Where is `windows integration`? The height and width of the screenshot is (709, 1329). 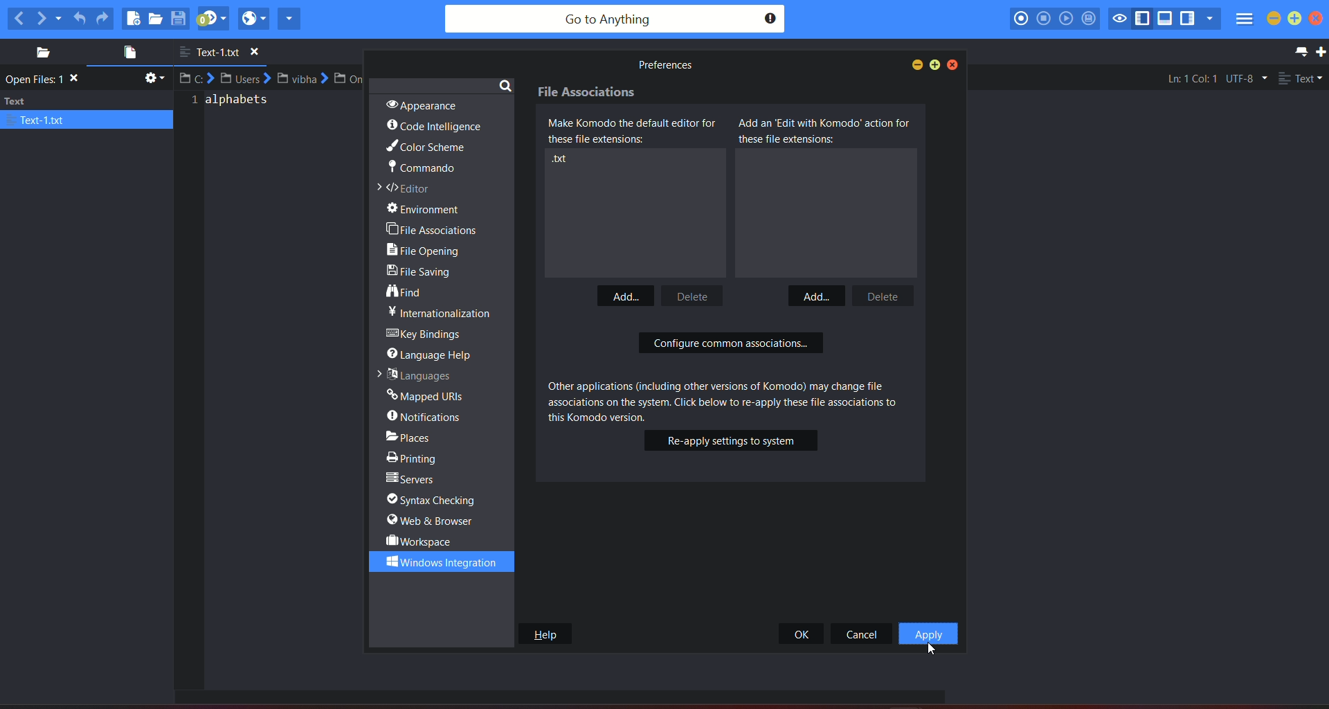
windows integration is located at coordinates (435, 562).